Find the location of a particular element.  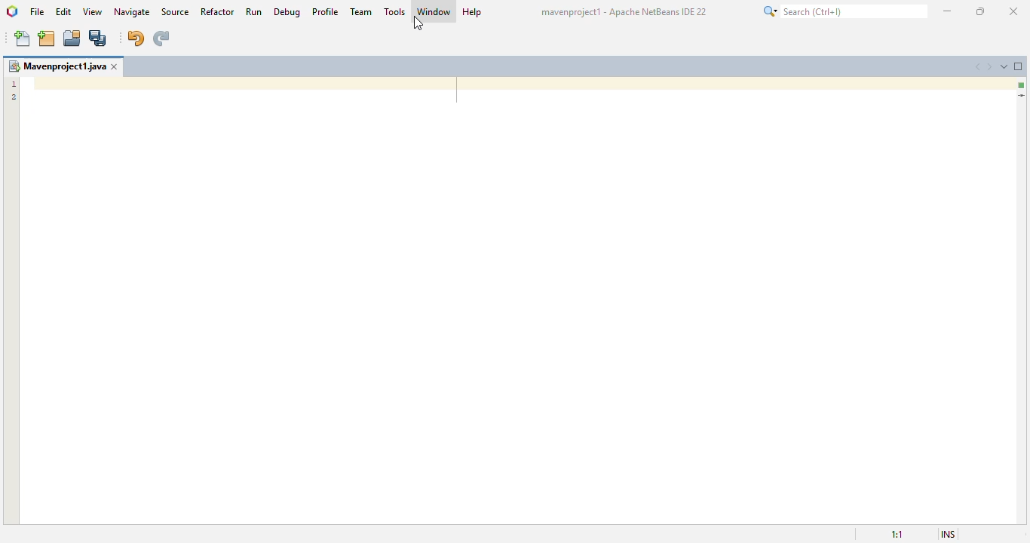

close is located at coordinates (1013, 12).